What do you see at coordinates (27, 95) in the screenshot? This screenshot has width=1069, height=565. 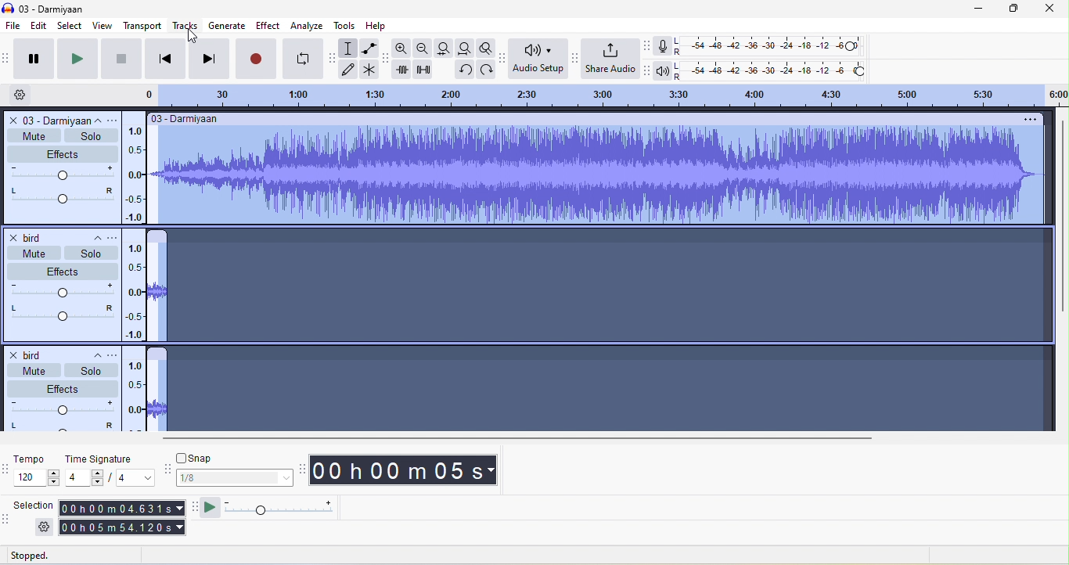 I see `timeline option` at bounding box center [27, 95].